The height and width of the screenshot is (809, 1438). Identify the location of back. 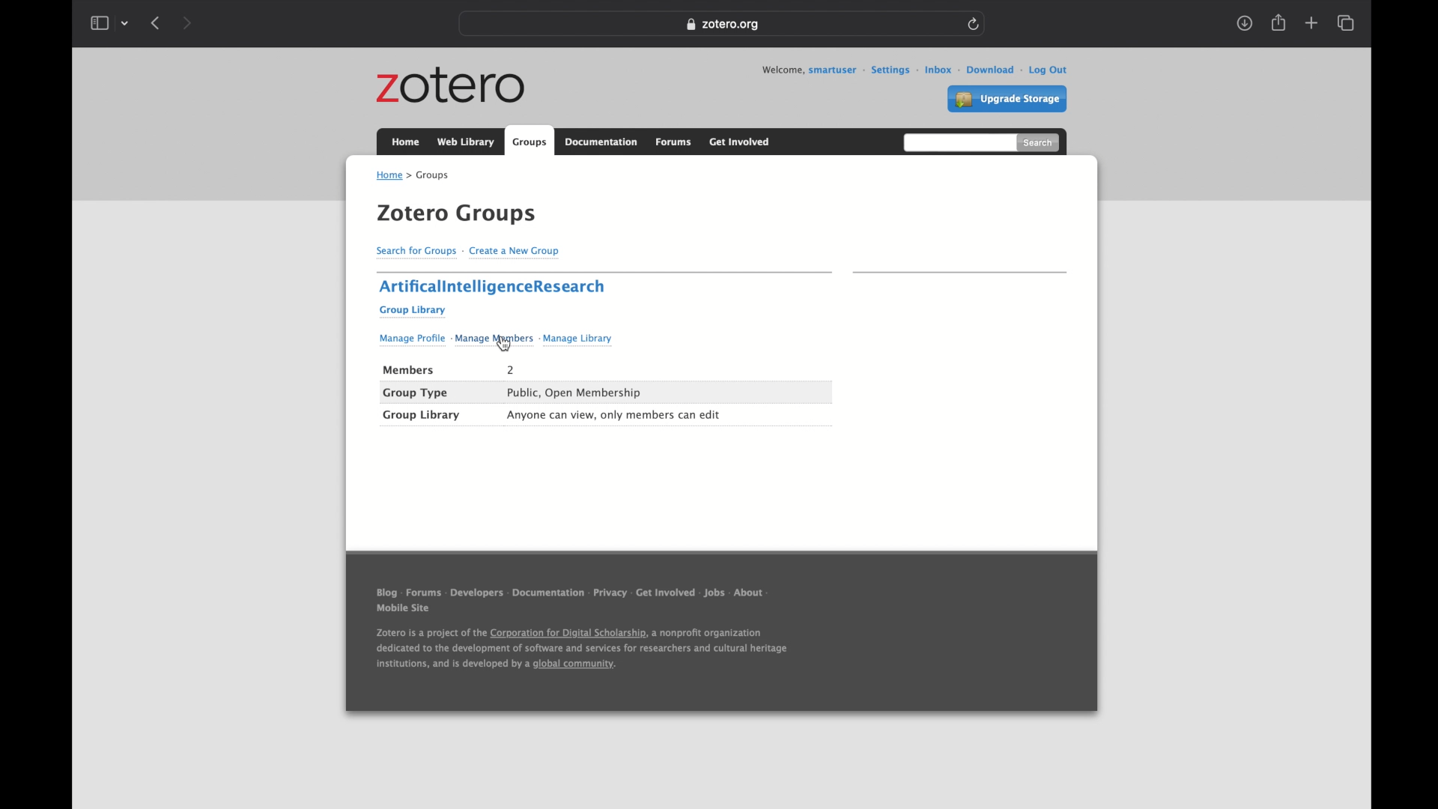
(155, 22).